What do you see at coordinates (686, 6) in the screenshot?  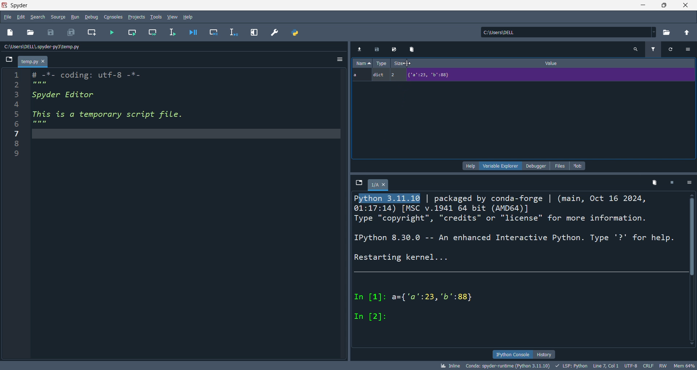 I see `close` at bounding box center [686, 6].